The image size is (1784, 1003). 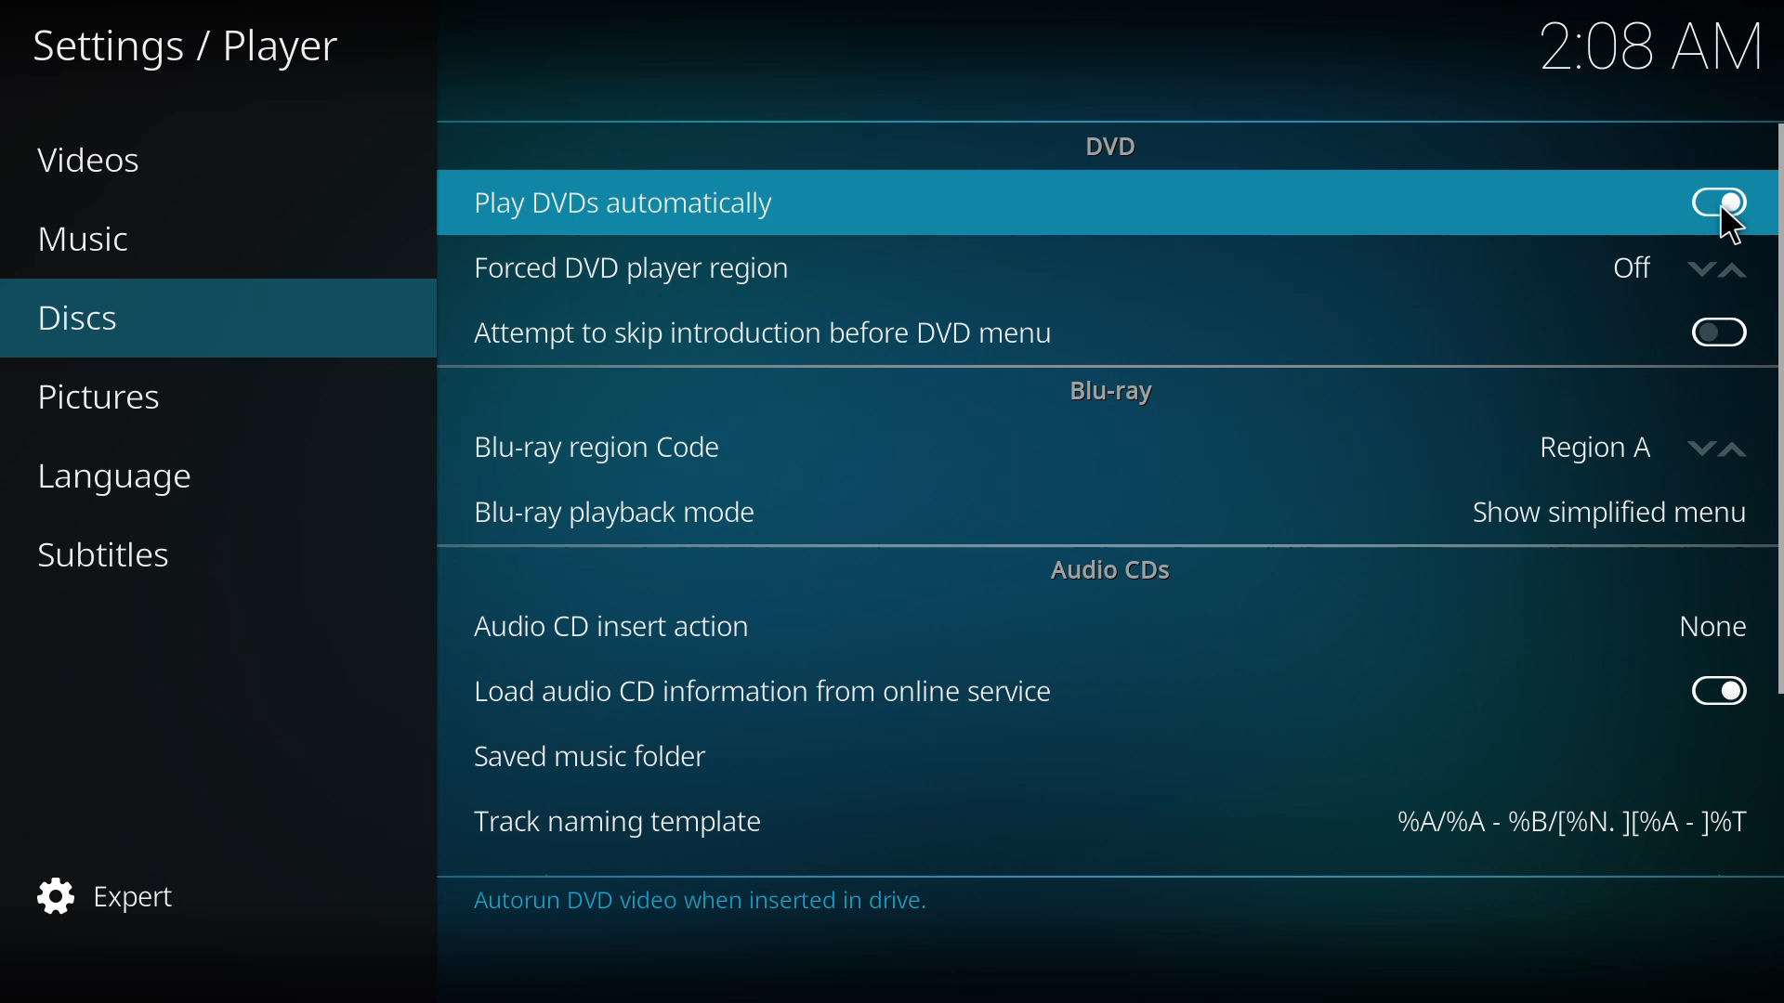 I want to click on show simplified menu, so click(x=1596, y=515).